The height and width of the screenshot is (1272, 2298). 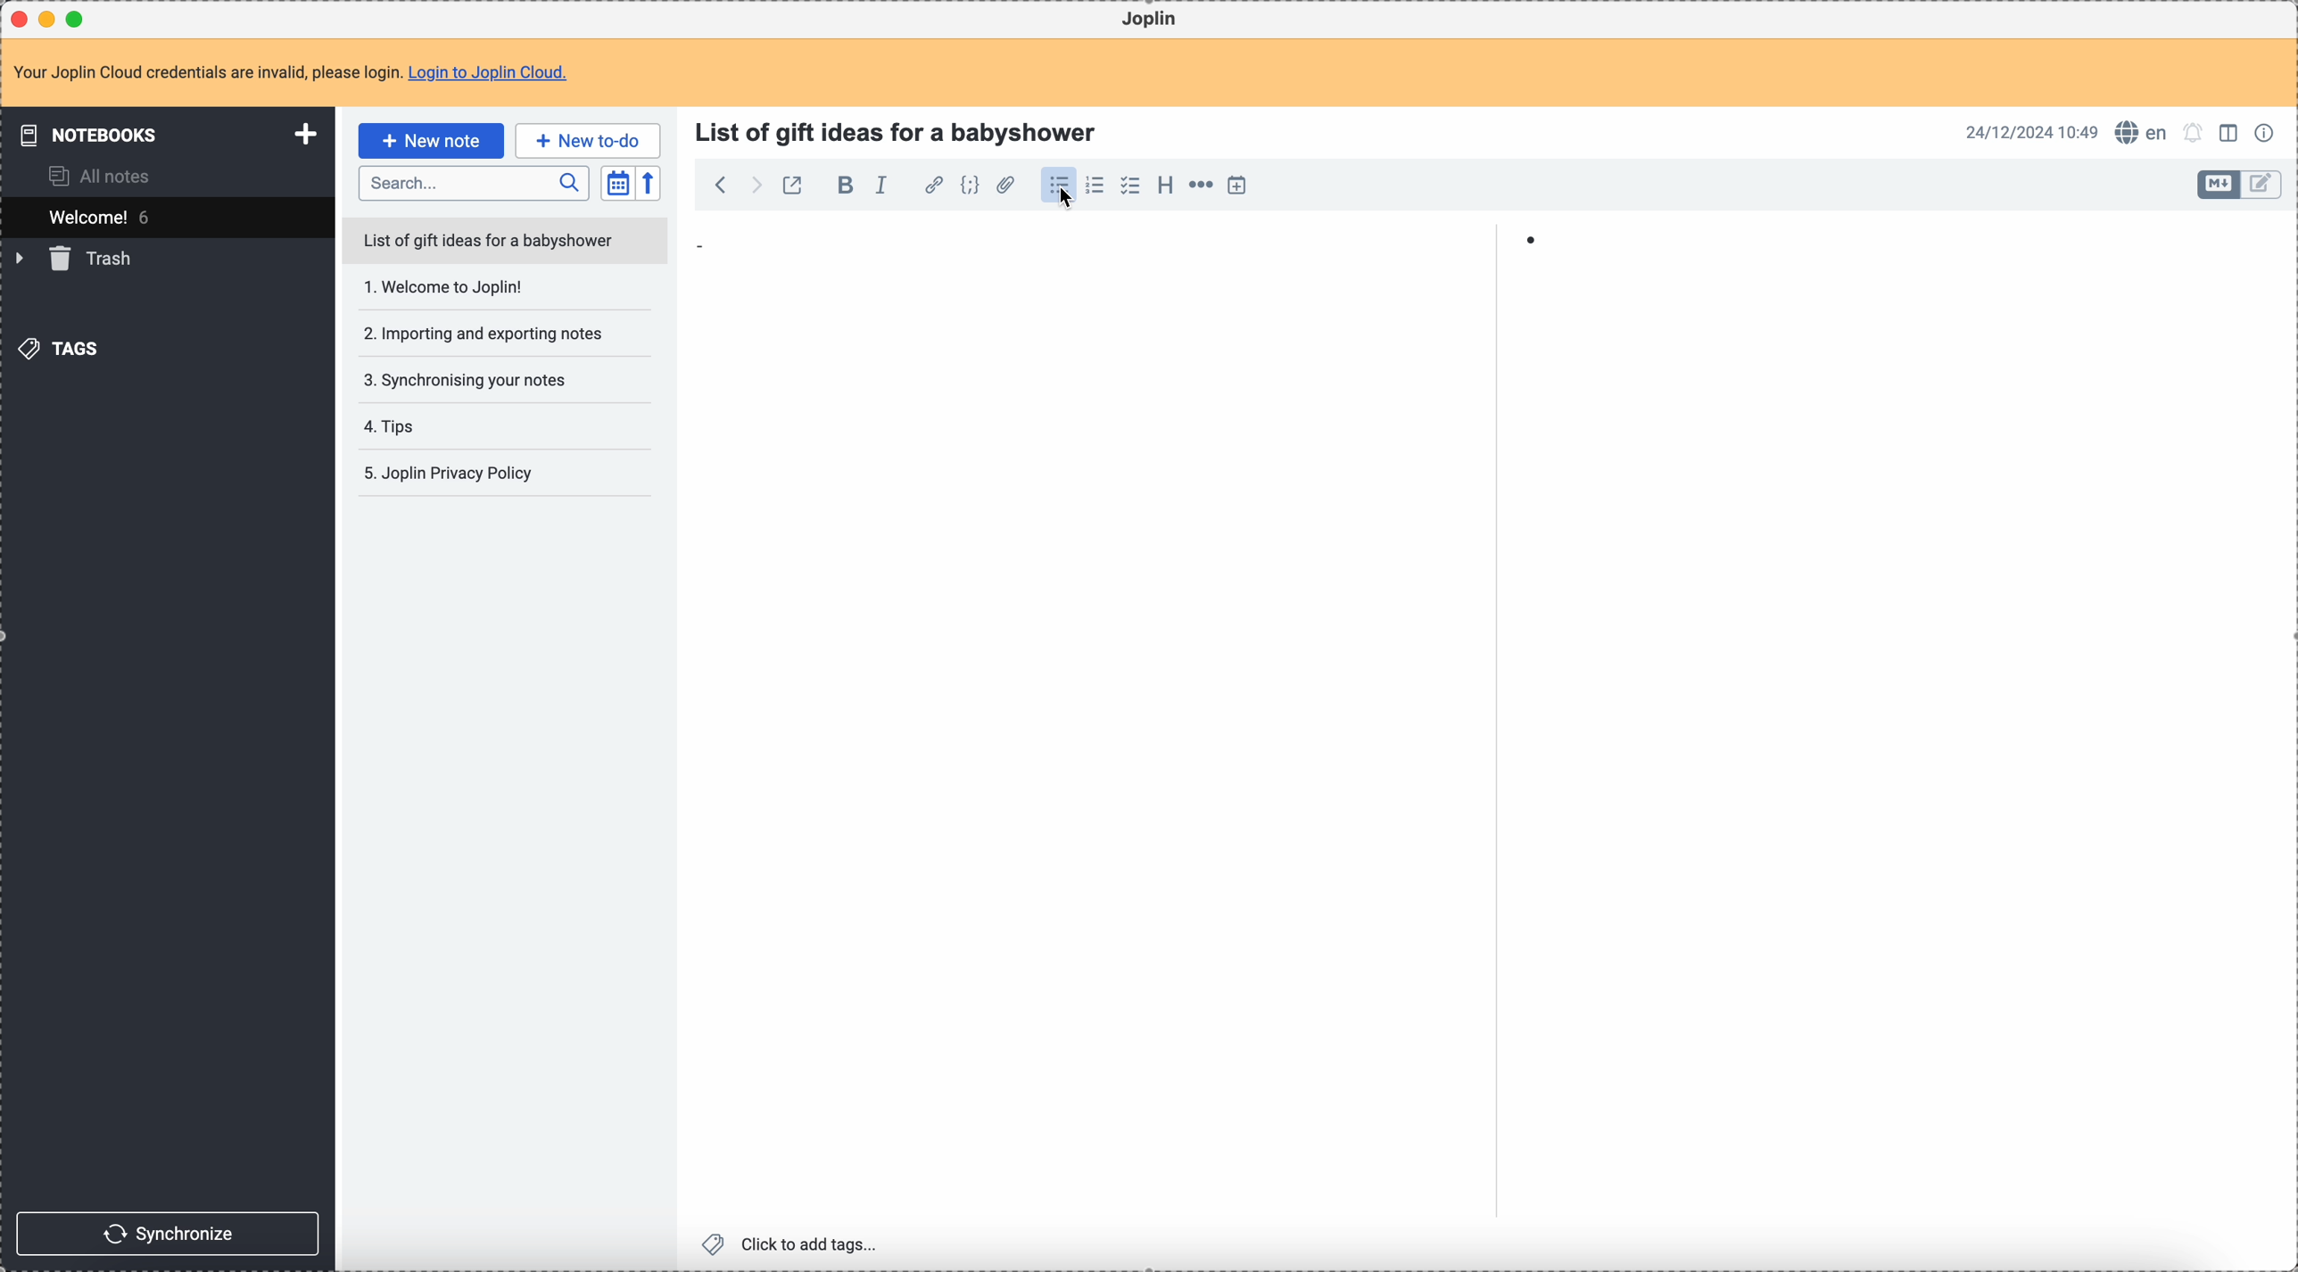 What do you see at coordinates (2268, 131) in the screenshot?
I see `note properties` at bounding box center [2268, 131].